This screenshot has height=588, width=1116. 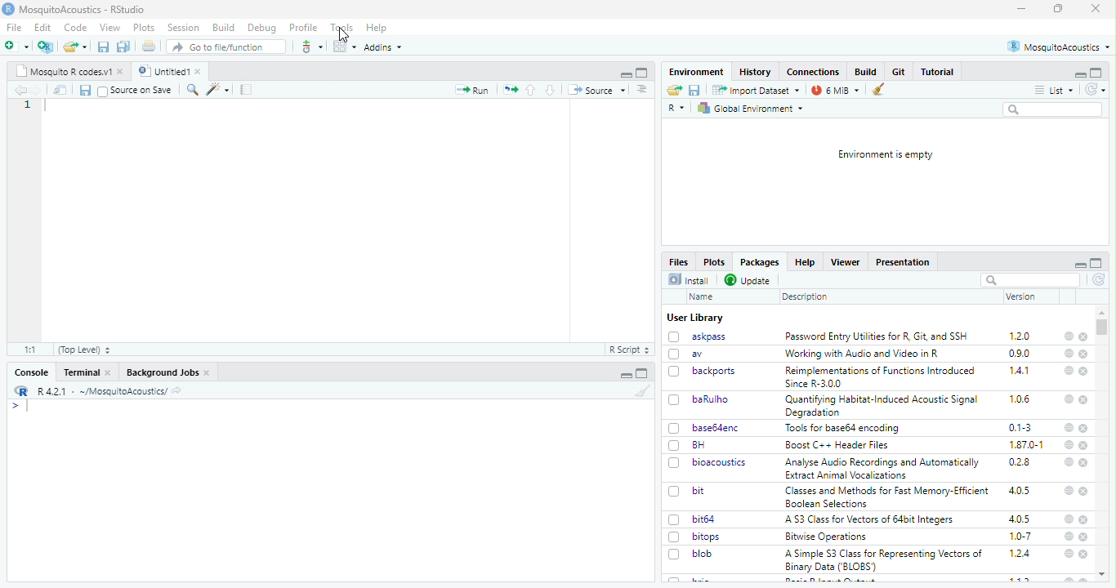 I want to click on maiximize, so click(x=643, y=373).